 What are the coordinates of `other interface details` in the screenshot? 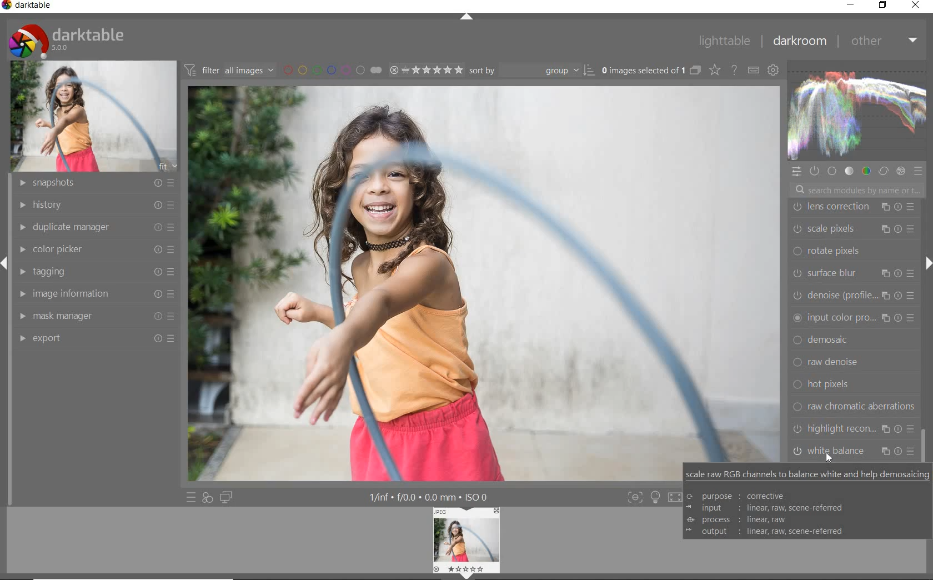 It's located at (430, 498).